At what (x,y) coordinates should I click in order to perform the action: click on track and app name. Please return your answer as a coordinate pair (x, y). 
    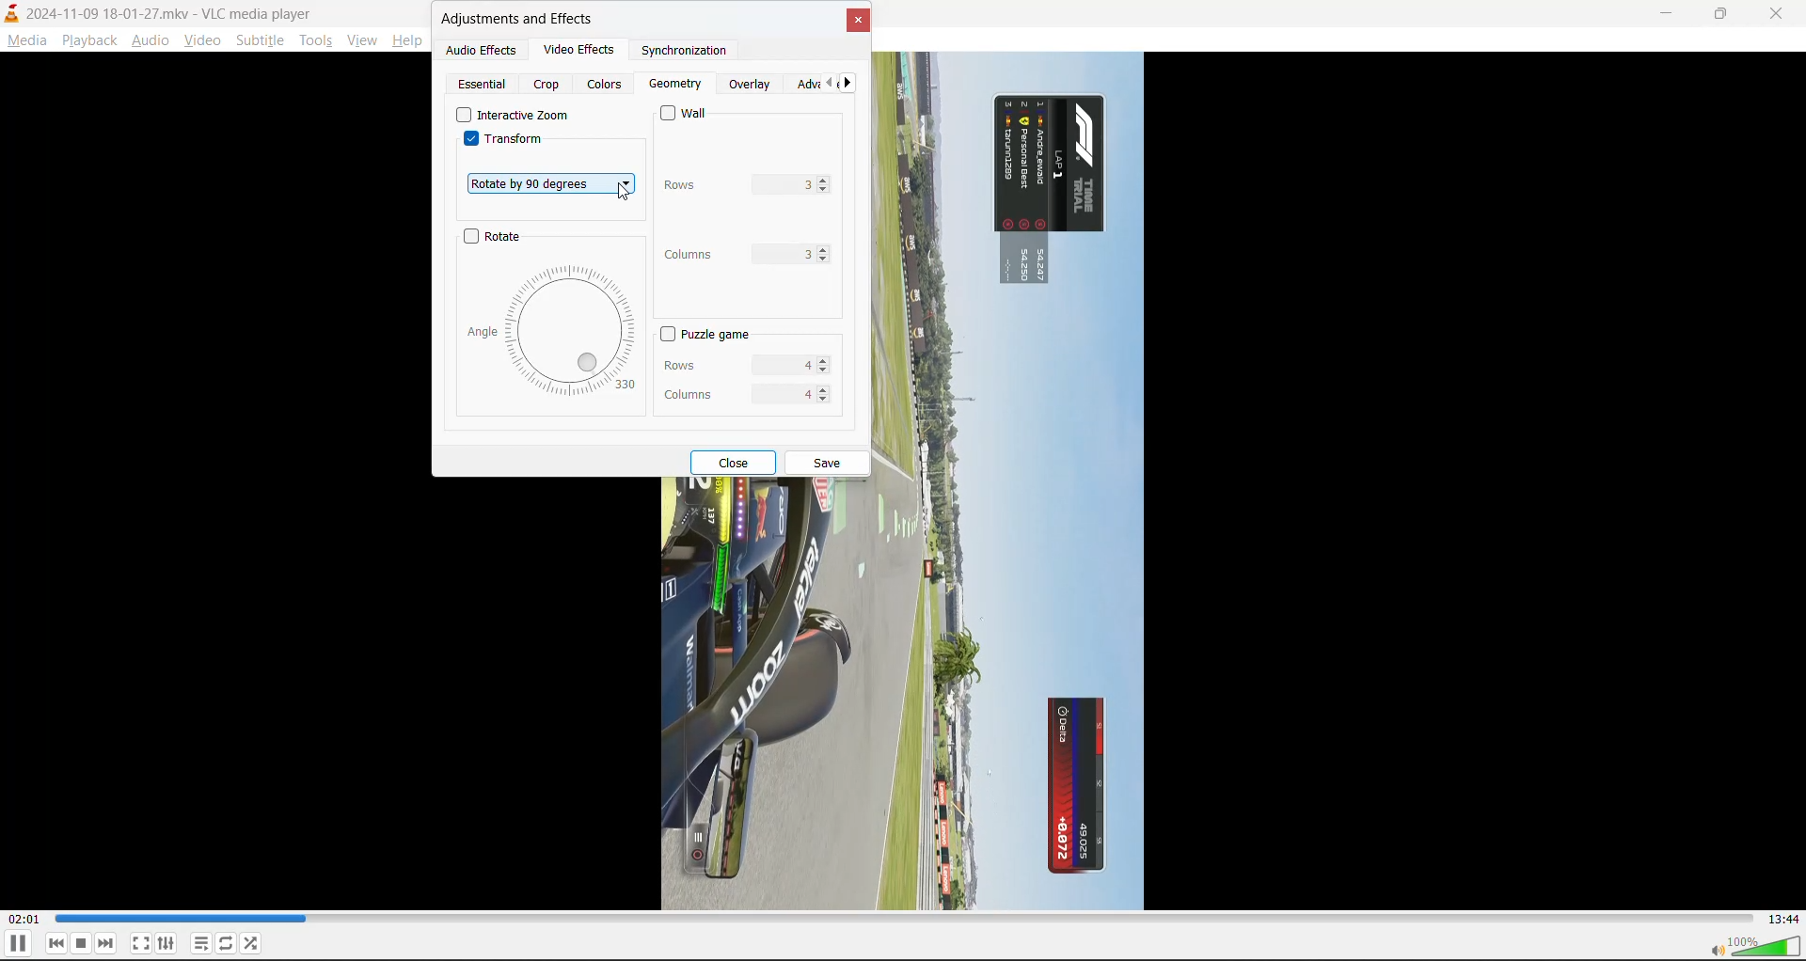
    Looking at the image, I should click on (160, 11).